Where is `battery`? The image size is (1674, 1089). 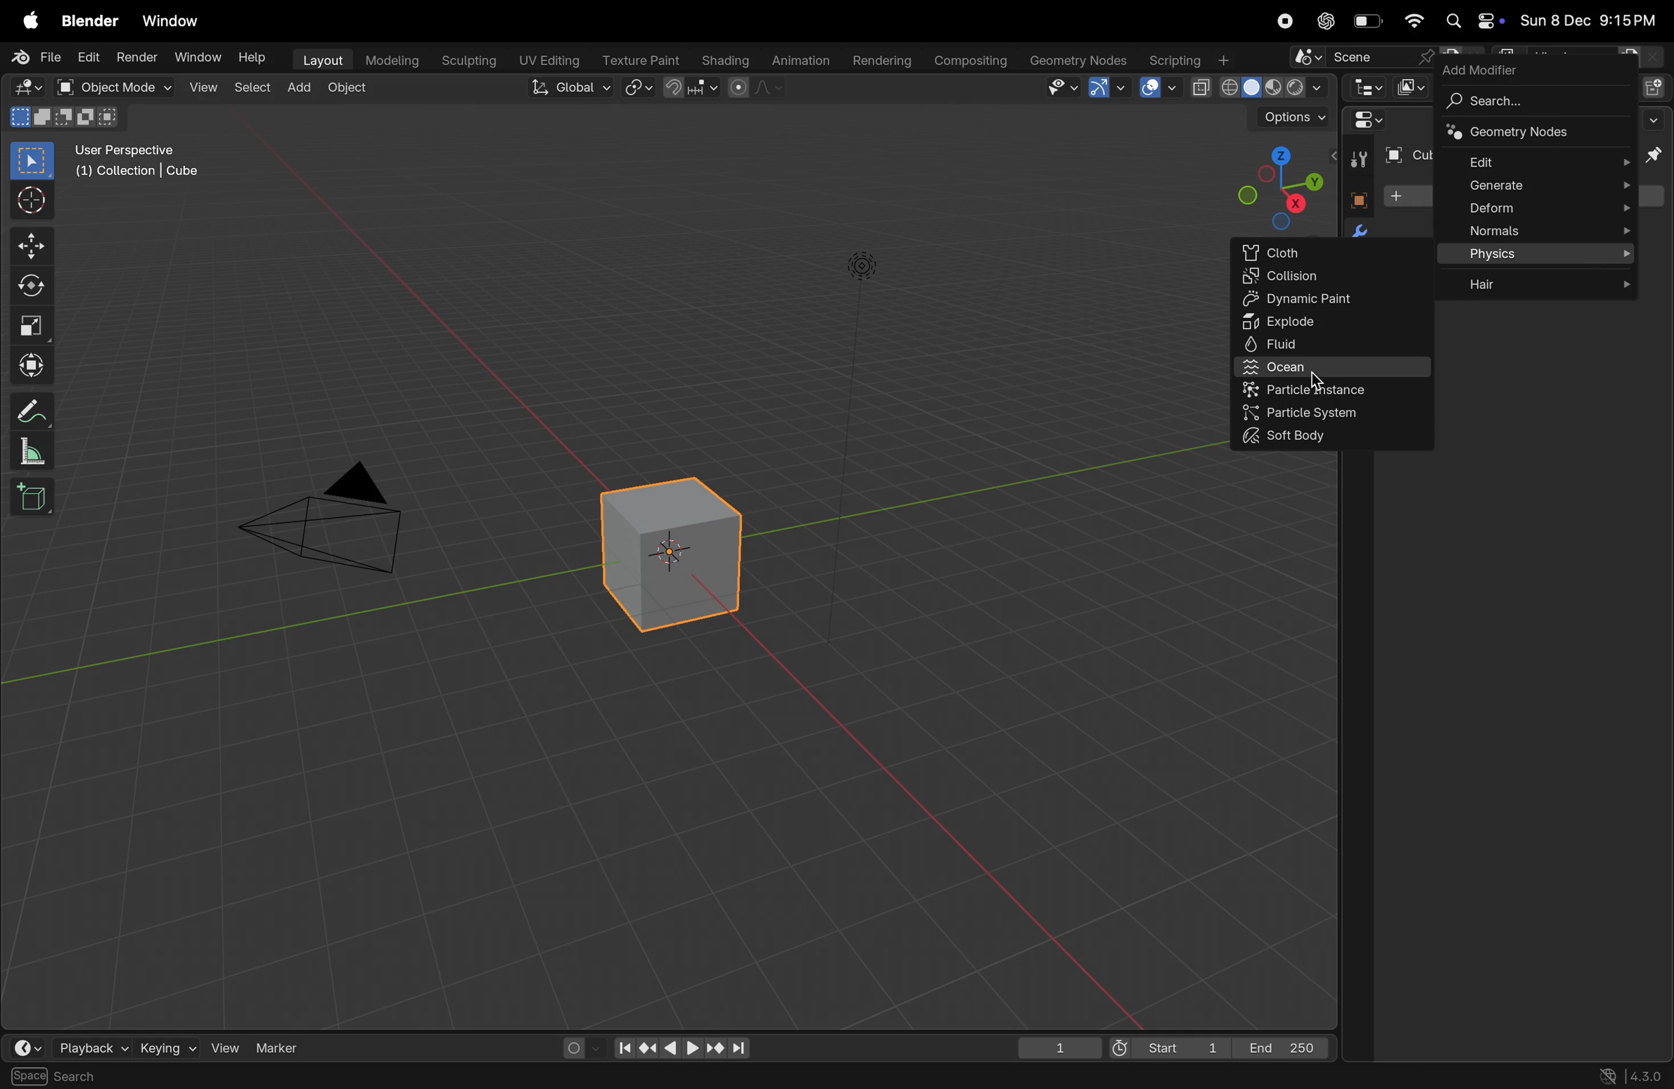 battery is located at coordinates (1369, 24).